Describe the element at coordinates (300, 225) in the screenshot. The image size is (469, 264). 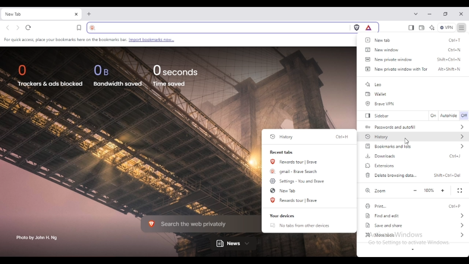
I see `no tabs from other devices` at that location.